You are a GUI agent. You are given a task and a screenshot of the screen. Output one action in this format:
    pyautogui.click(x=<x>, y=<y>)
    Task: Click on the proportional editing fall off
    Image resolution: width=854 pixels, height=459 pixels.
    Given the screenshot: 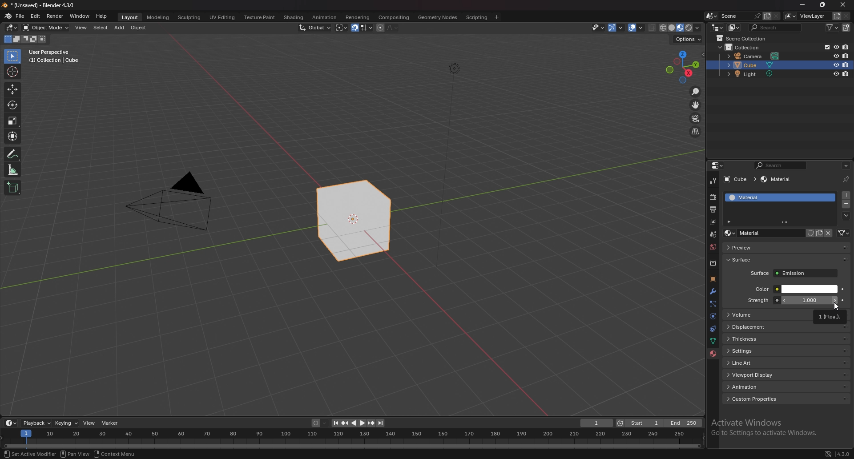 What is the action you would take?
    pyautogui.click(x=391, y=27)
    